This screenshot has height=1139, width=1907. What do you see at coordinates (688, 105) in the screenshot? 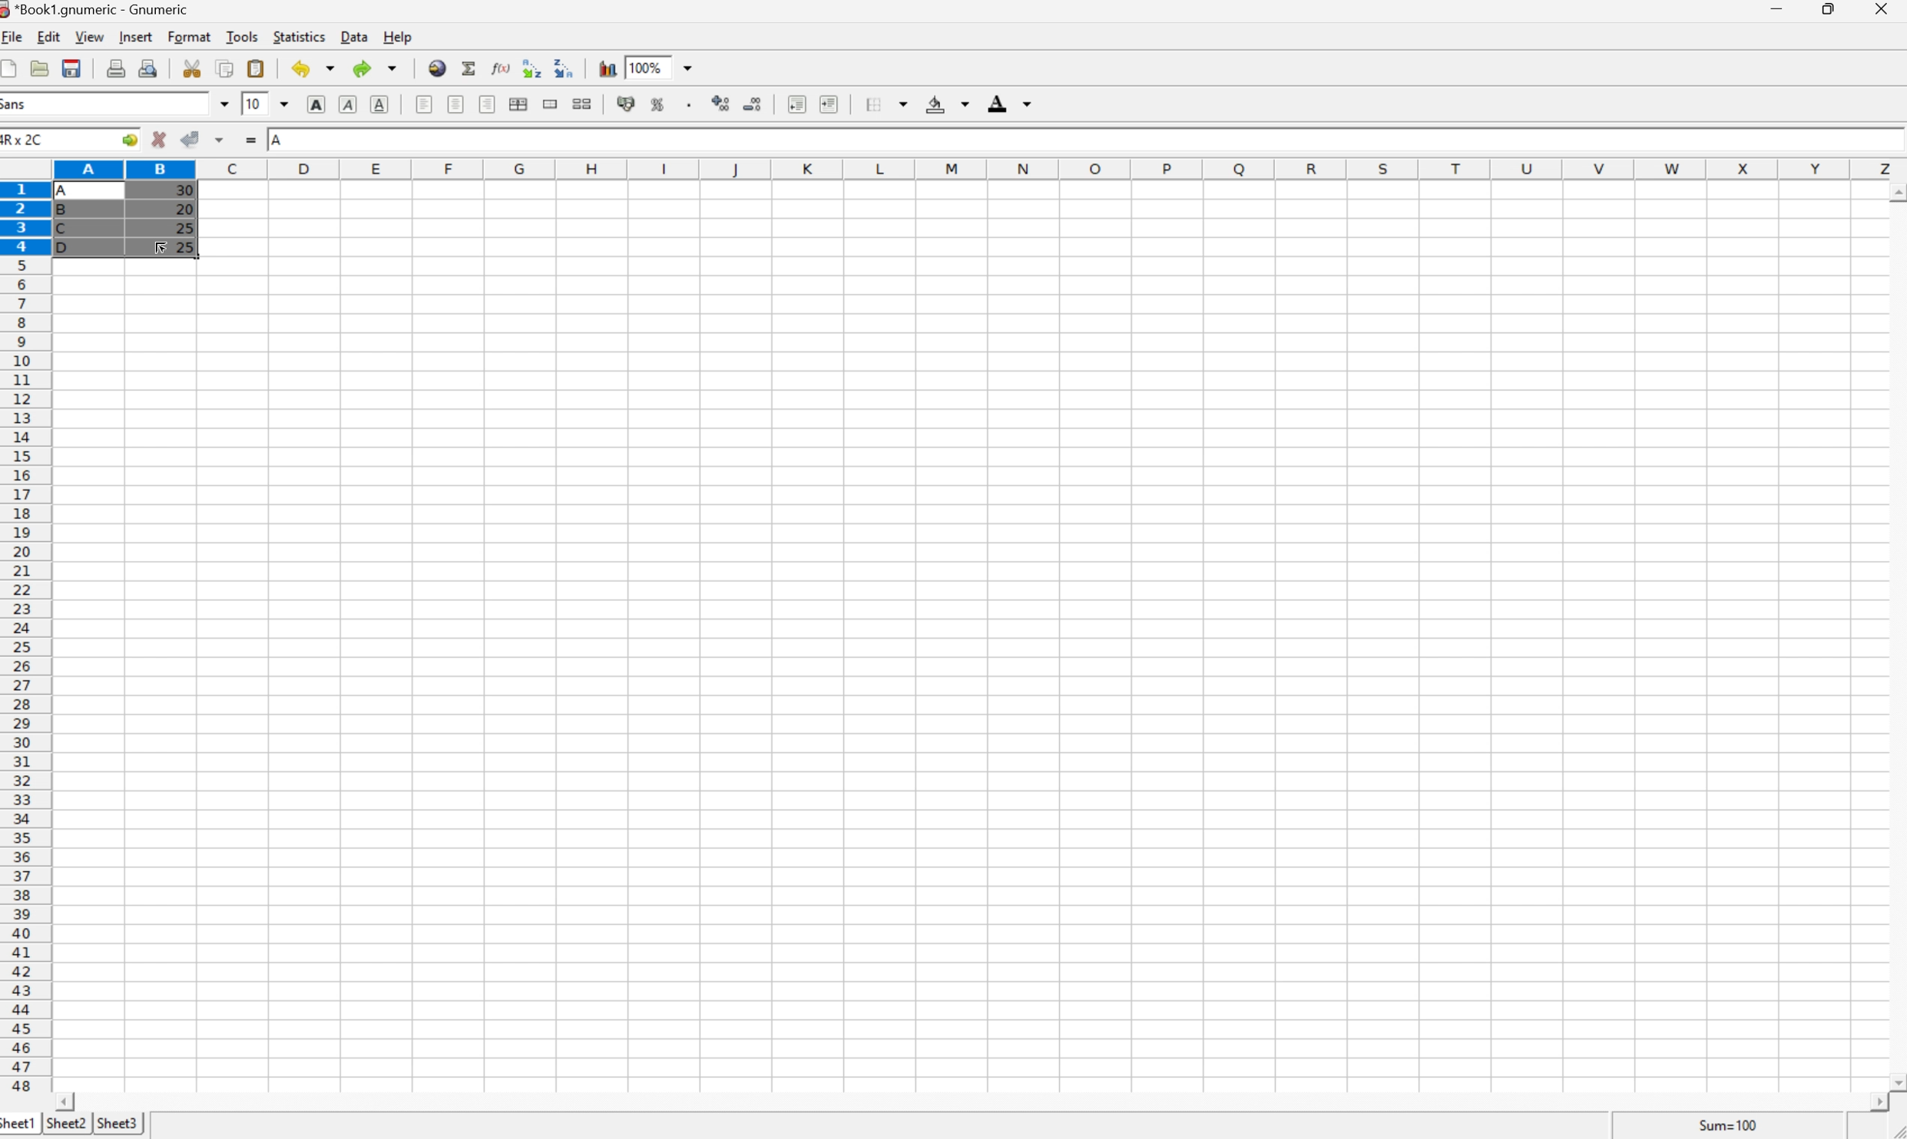
I see `Set the format of the selected cells to include a thousands separator` at bounding box center [688, 105].